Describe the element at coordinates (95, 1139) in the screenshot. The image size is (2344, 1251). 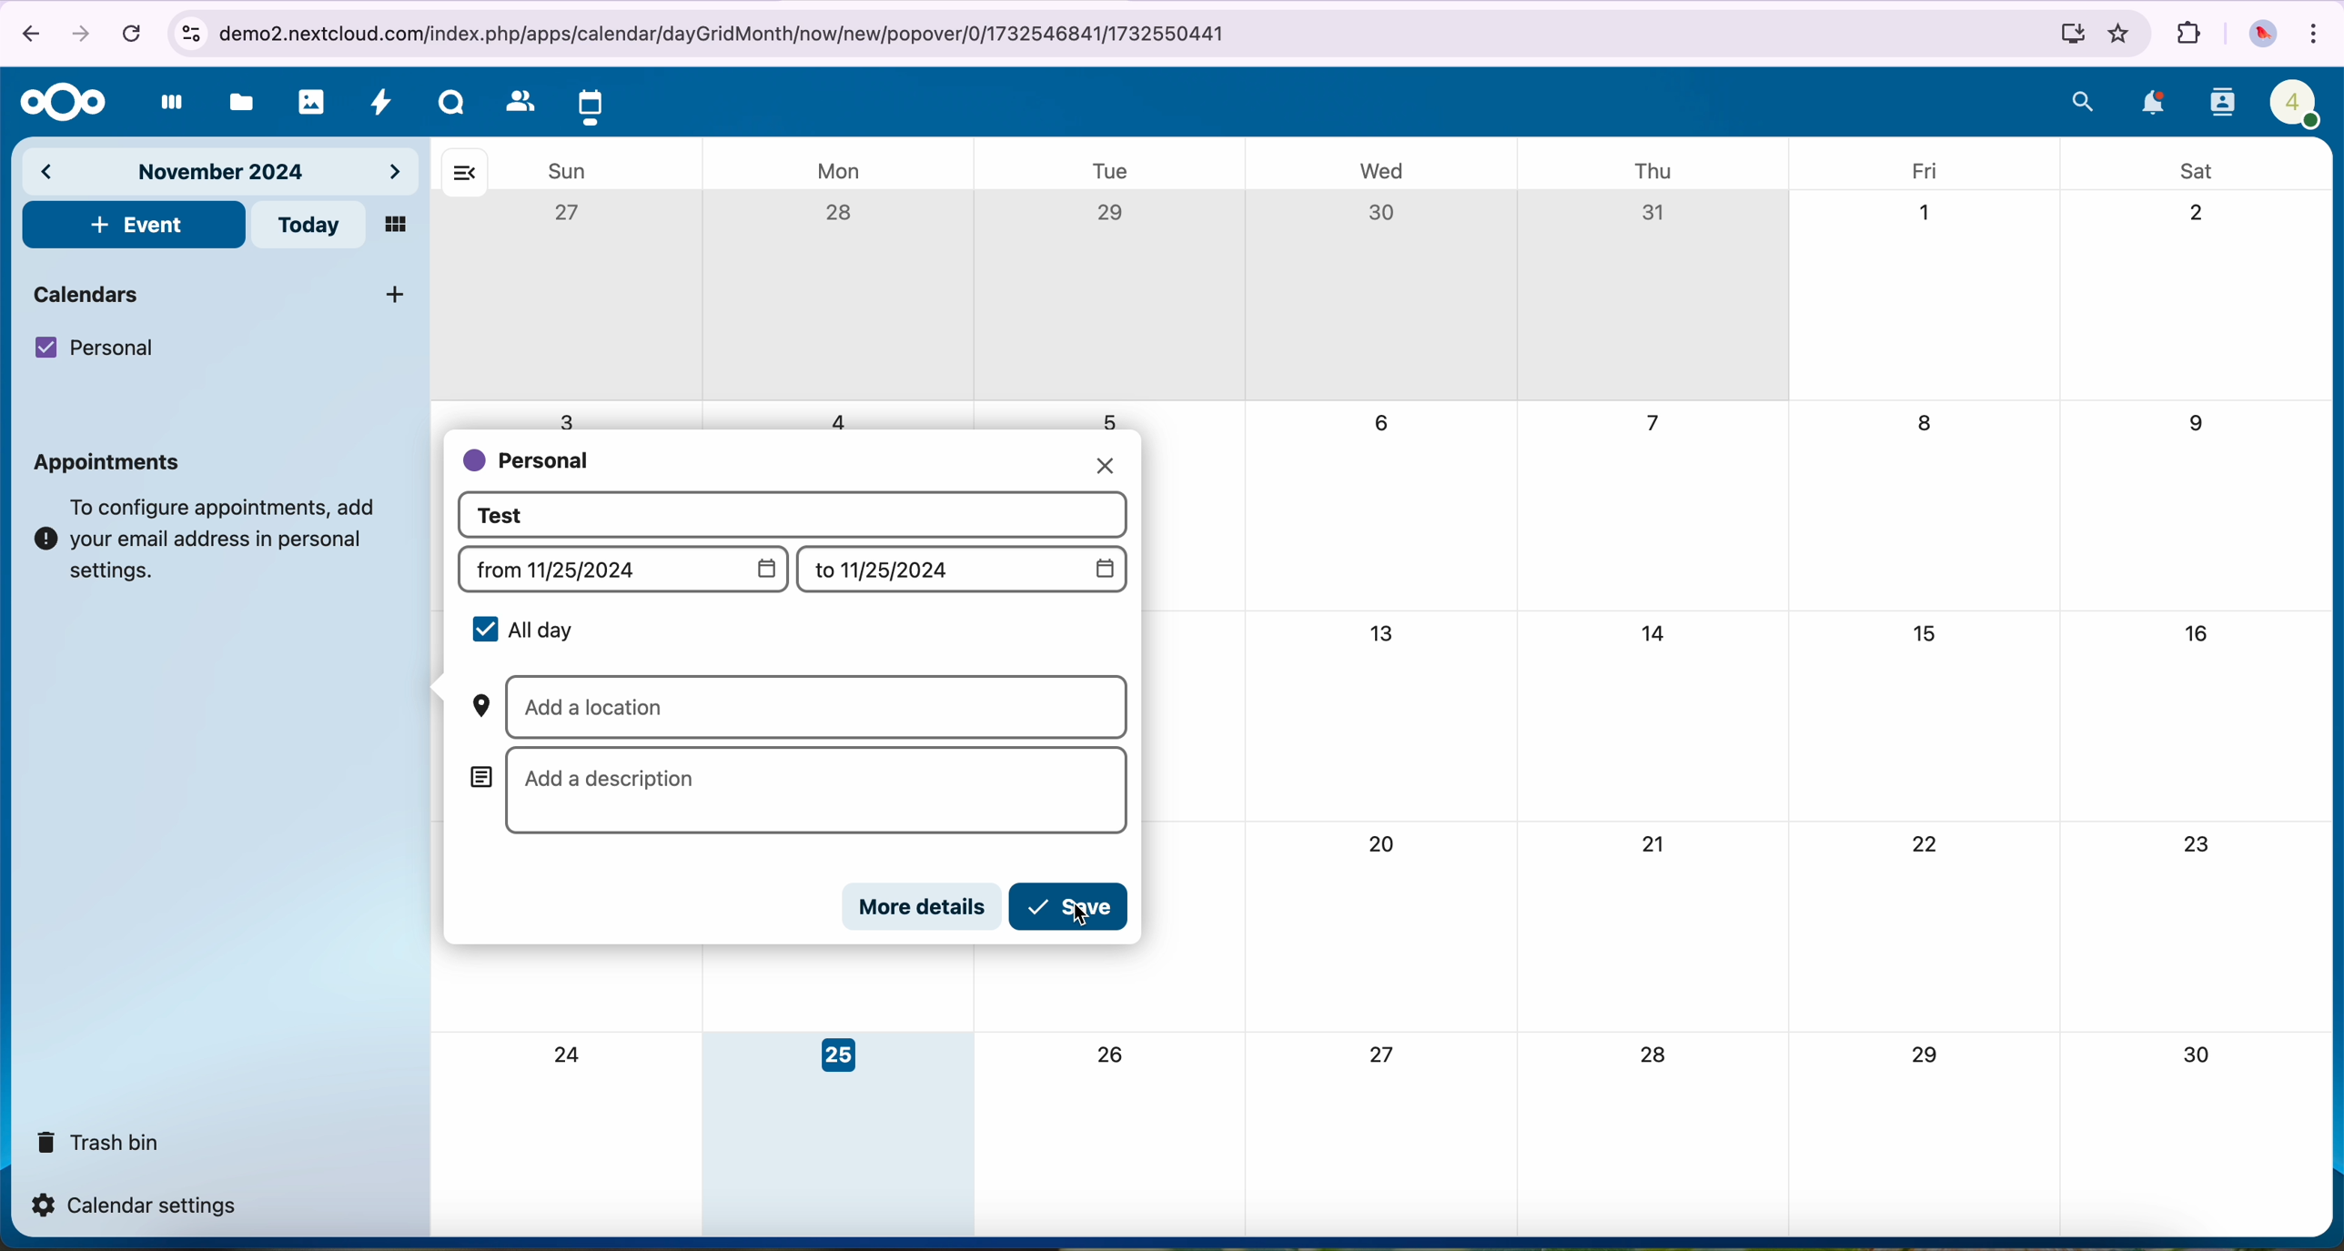
I see `trash bin` at that location.